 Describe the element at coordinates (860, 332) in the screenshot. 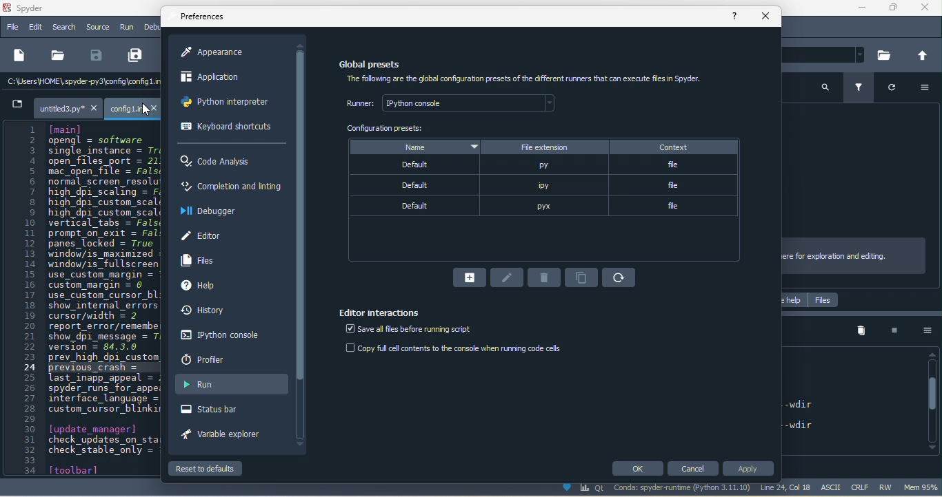

I see `remove all` at that location.